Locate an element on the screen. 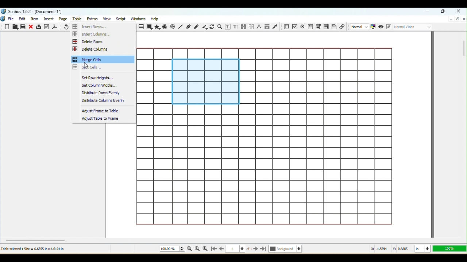 The height and width of the screenshot is (262, 467). PDF check button is located at coordinates (302, 26).